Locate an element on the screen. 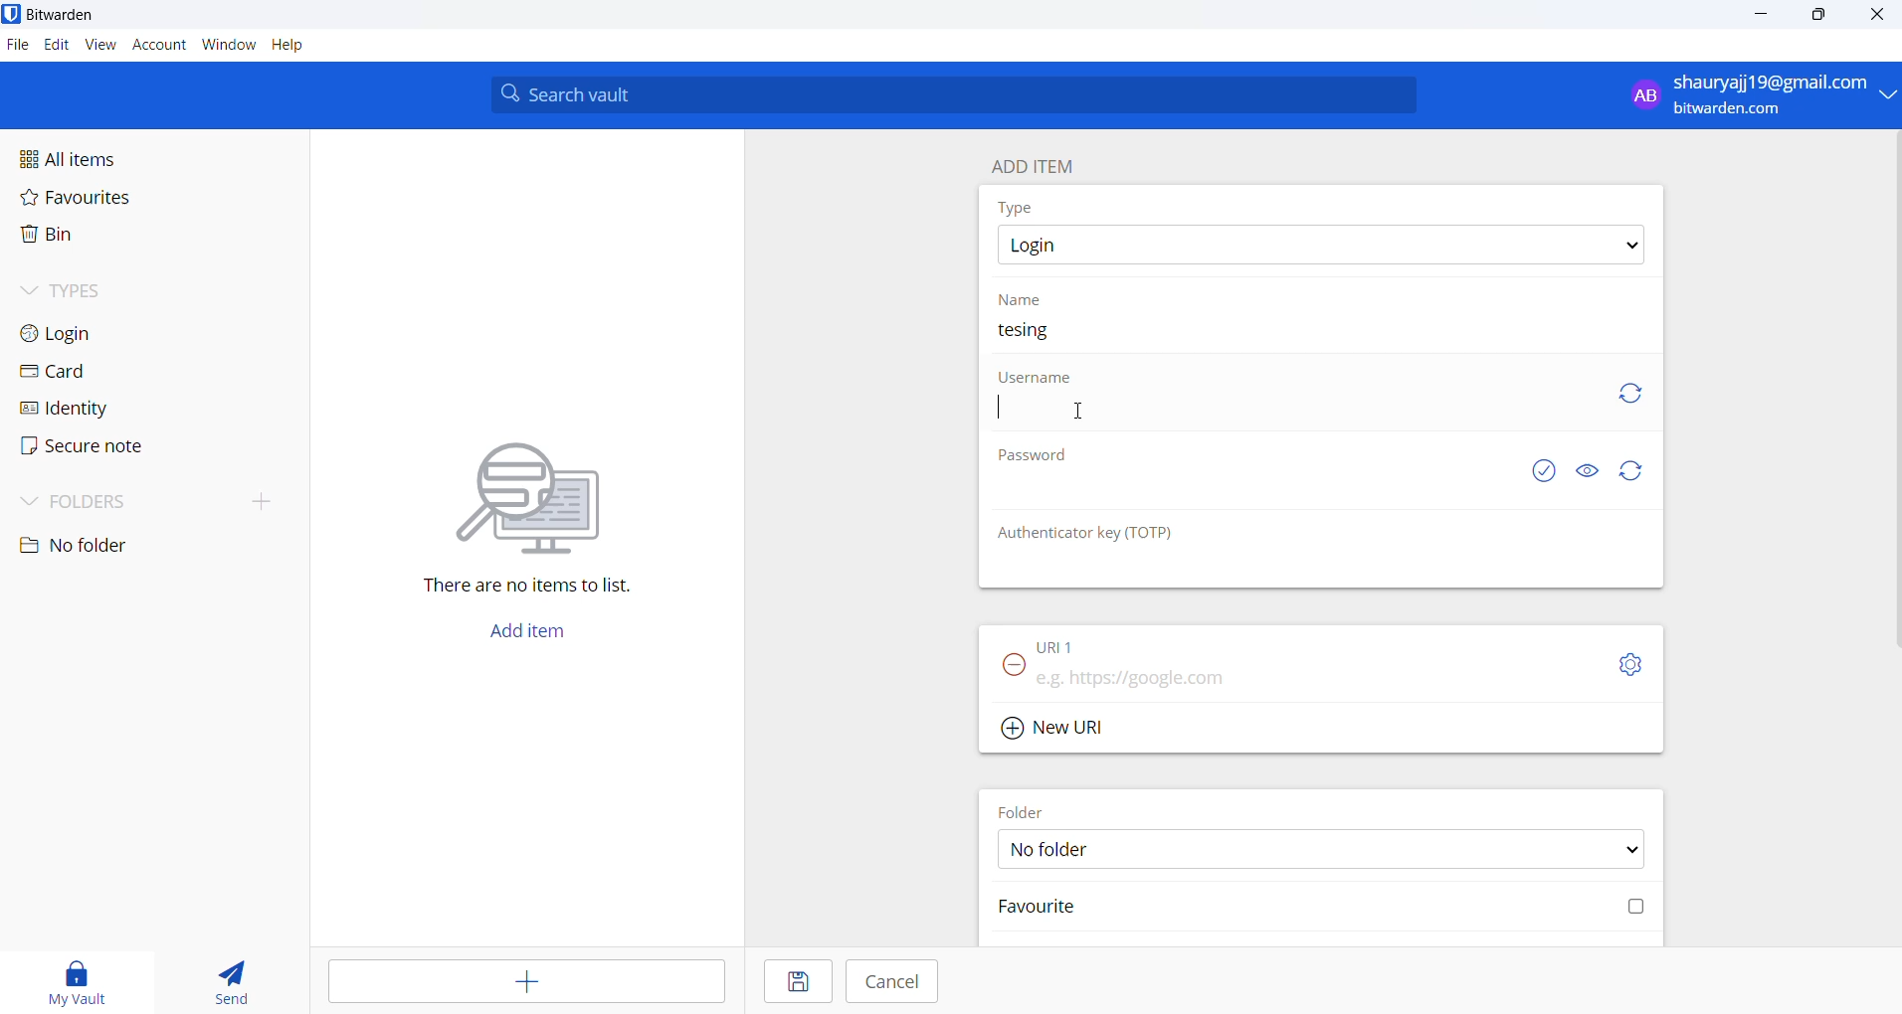 The width and height of the screenshot is (1902, 1014). URL input box is located at coordinates (1305, 676).